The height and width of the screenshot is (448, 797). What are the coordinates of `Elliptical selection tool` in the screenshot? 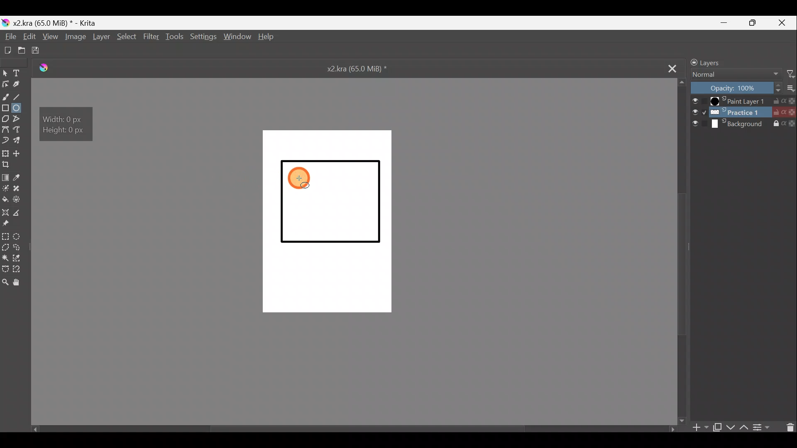 It's located at (19, 236).